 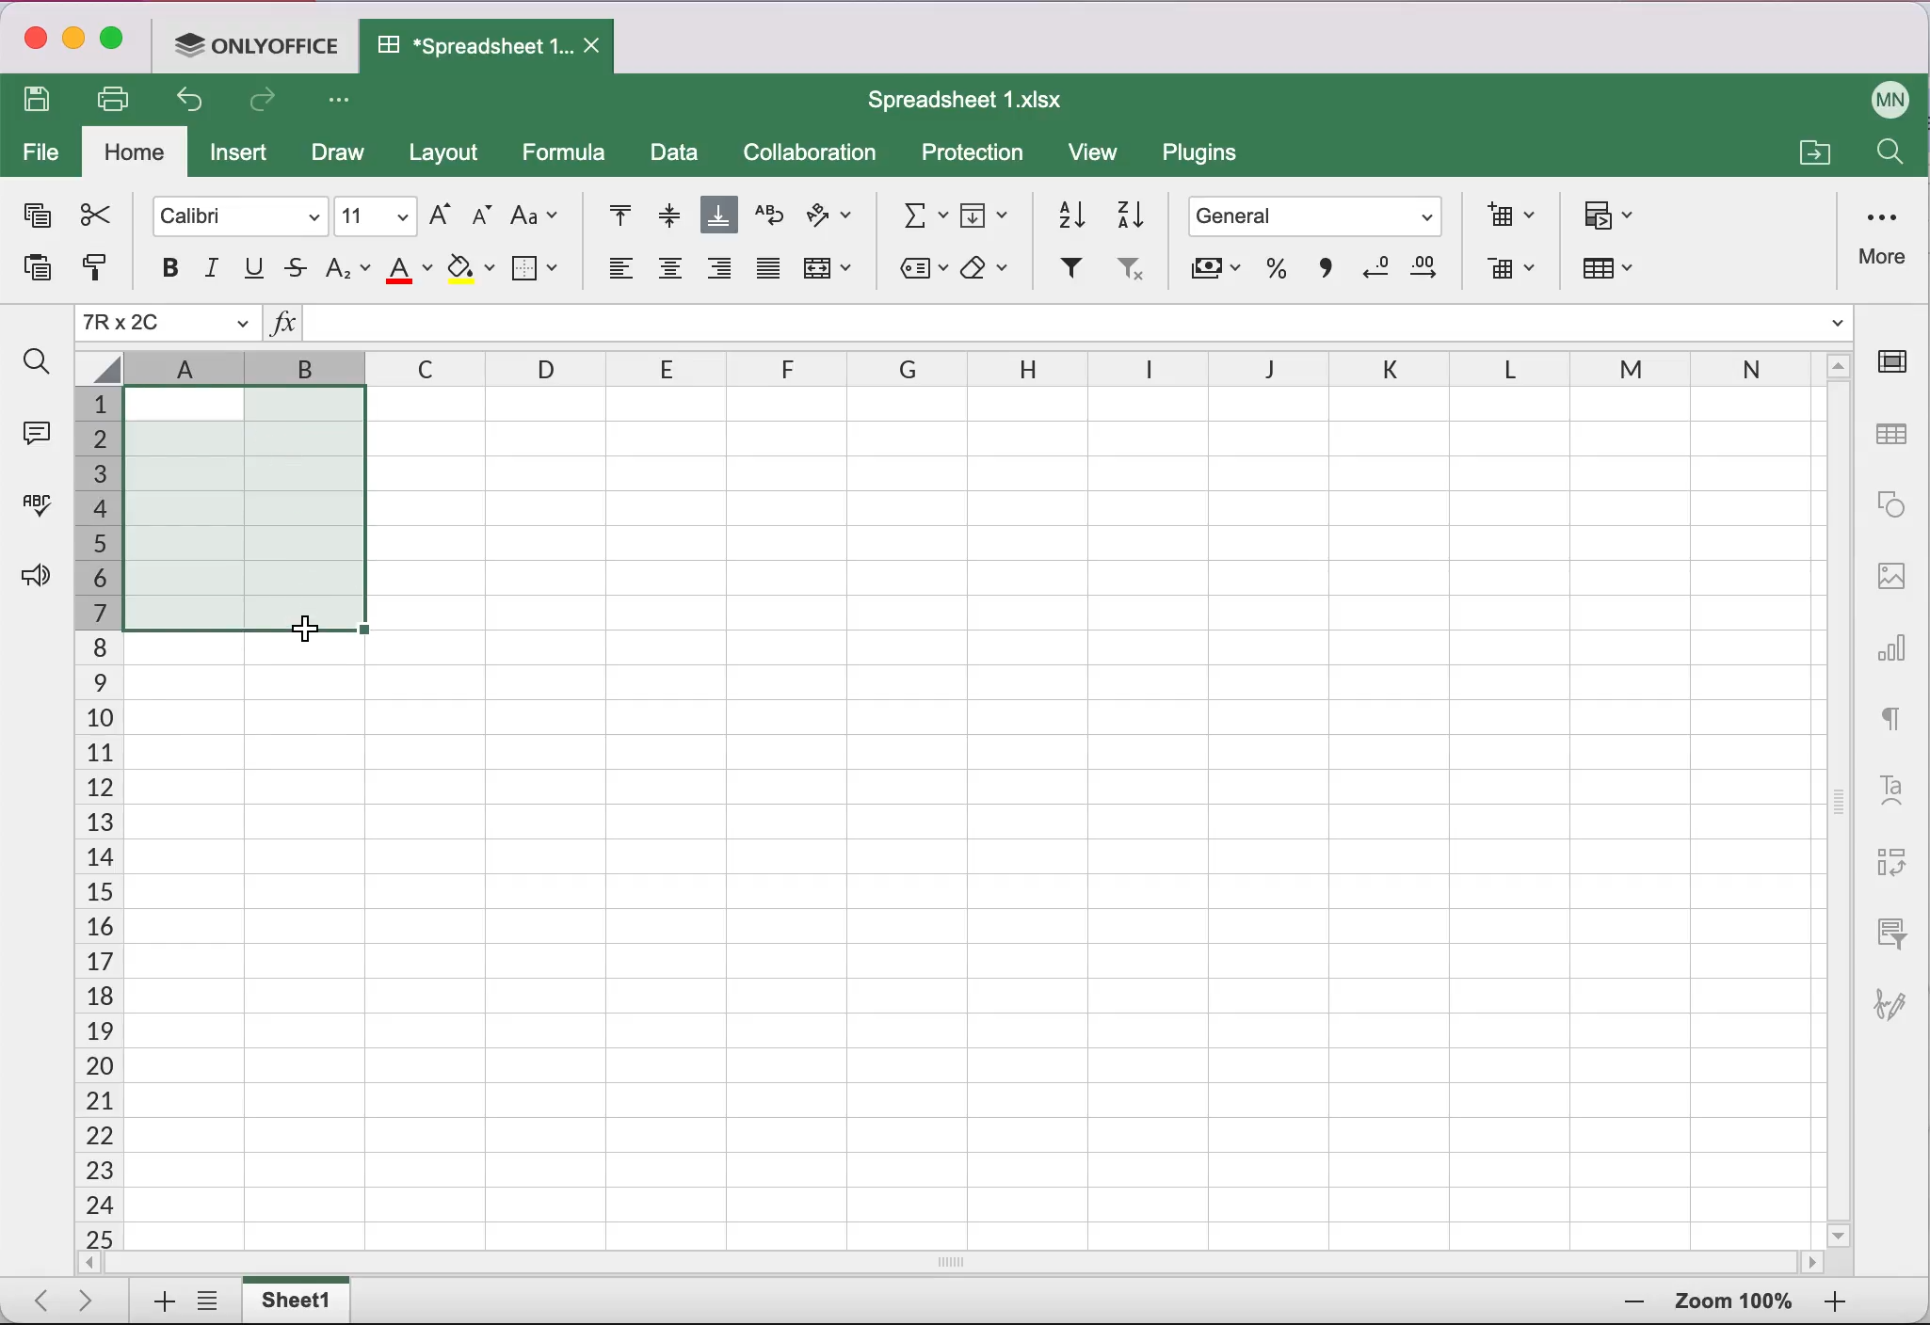 What do you see at coordinates (1899, 995) in the screenshot?
I see `signature` at bounding box center [1899, 995].